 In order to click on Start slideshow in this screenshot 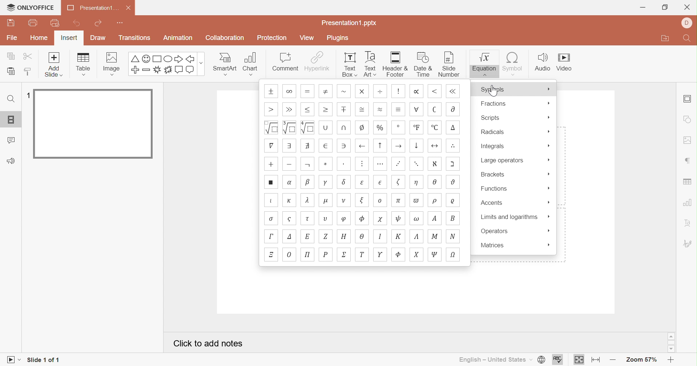, I will do `click(13, 359)`.